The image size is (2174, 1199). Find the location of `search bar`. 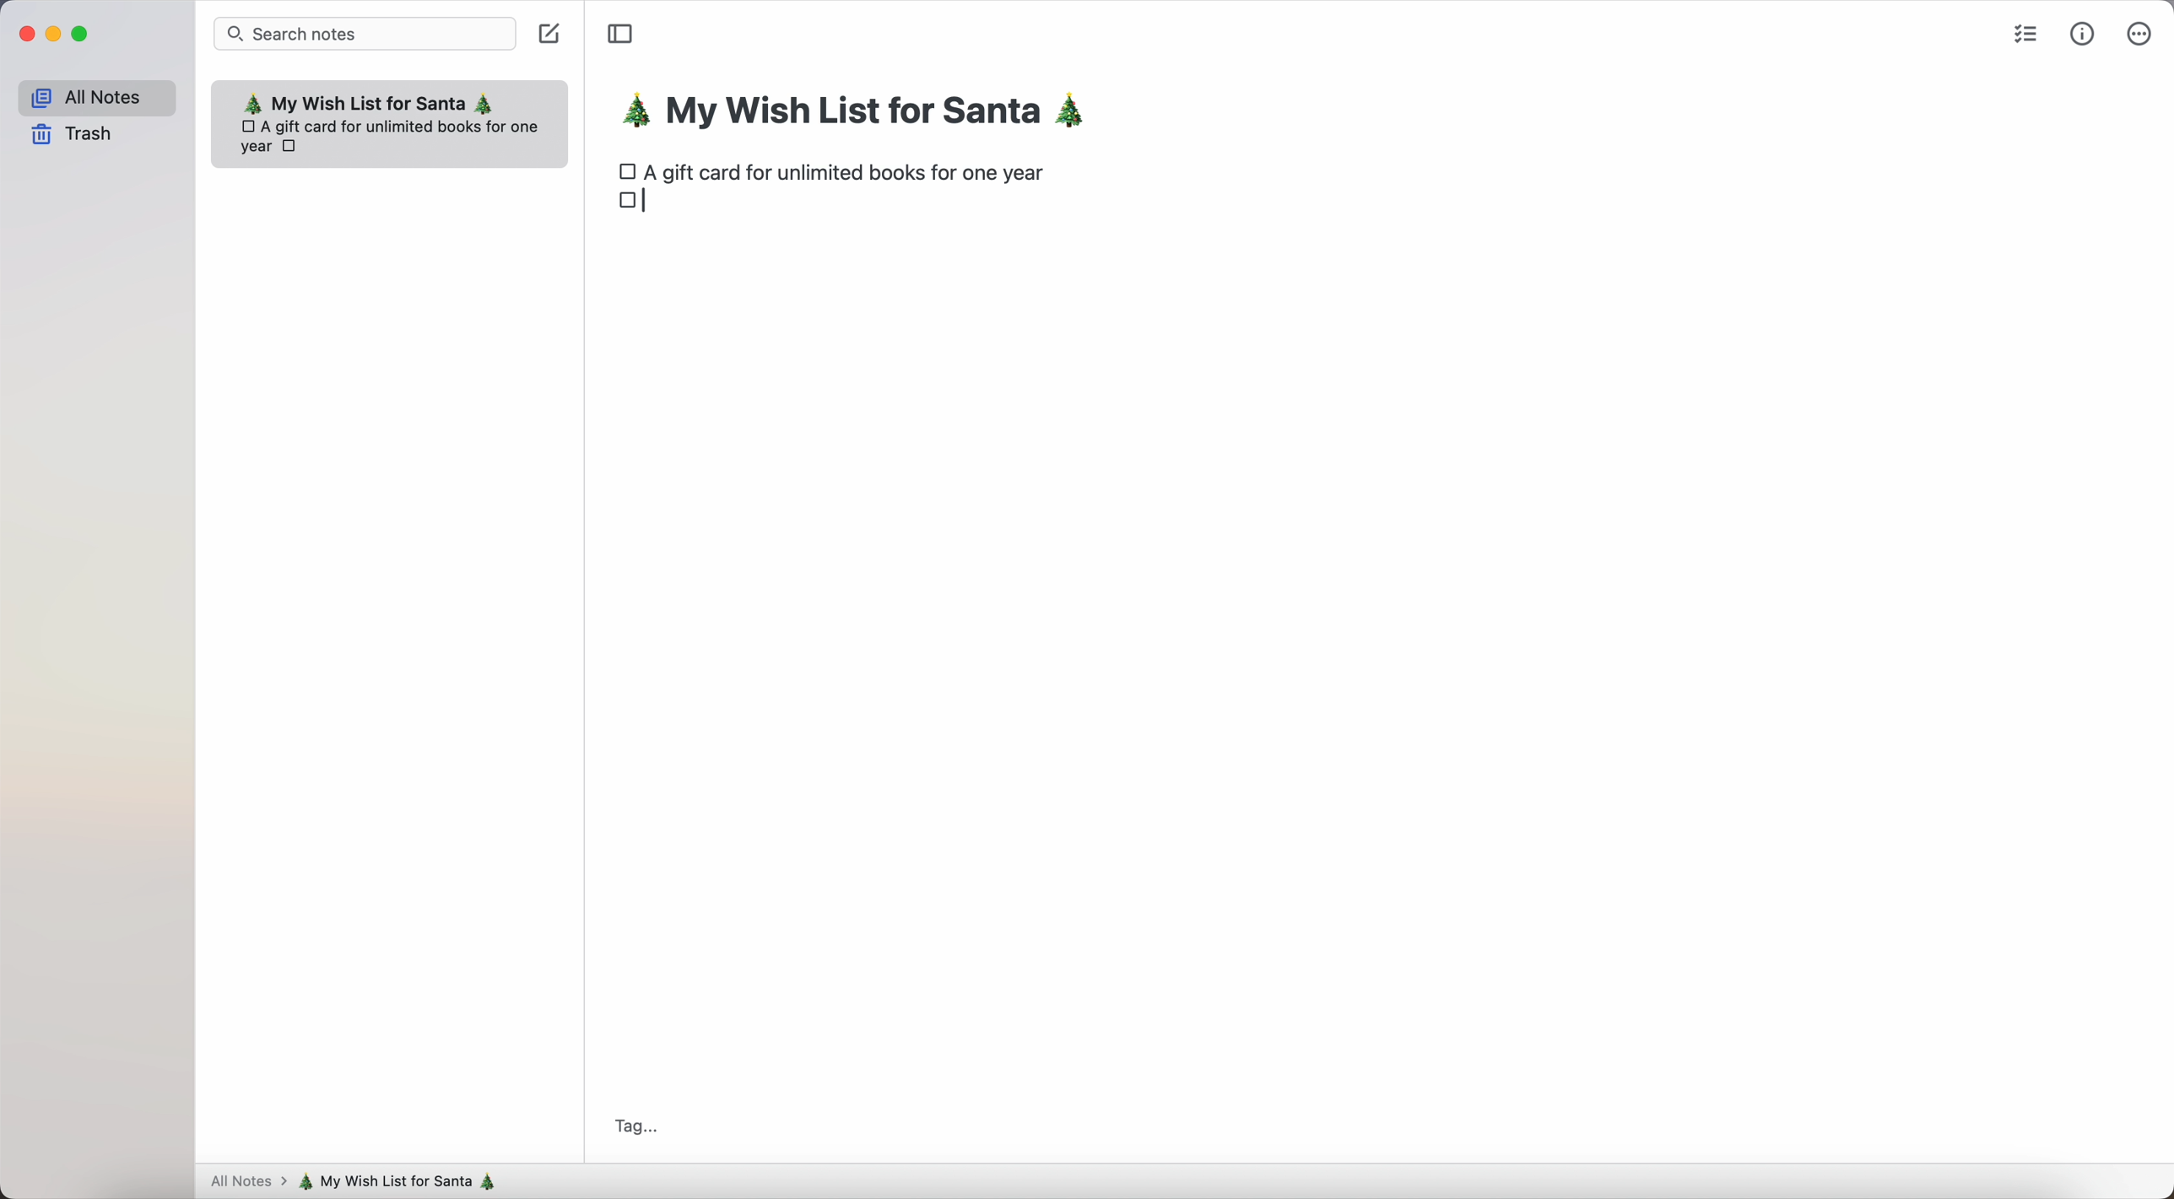

search bar is located at coordinates (365, 33).